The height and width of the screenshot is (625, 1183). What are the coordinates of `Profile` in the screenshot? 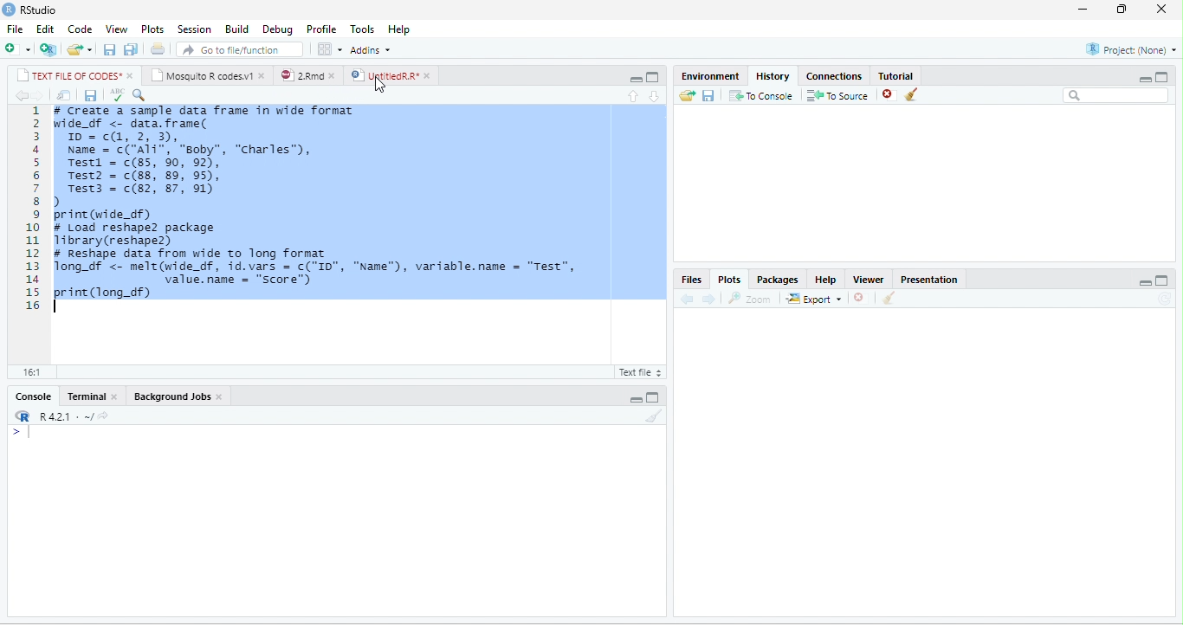 It's located at (321, 29).